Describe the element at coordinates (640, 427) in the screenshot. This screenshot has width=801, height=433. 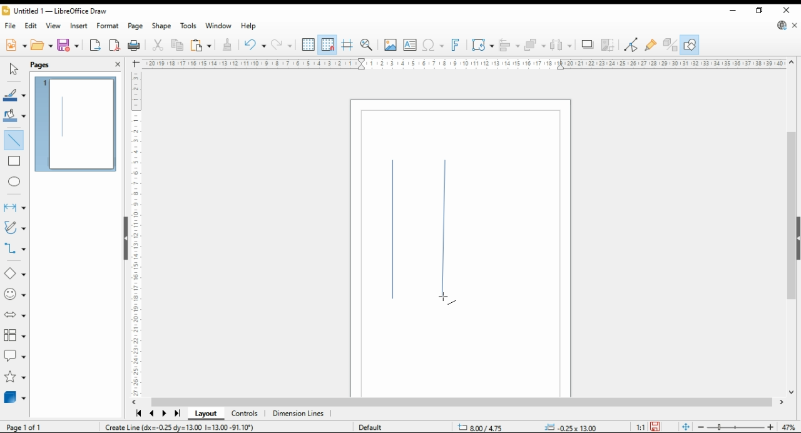
I see `1:1` at that location.